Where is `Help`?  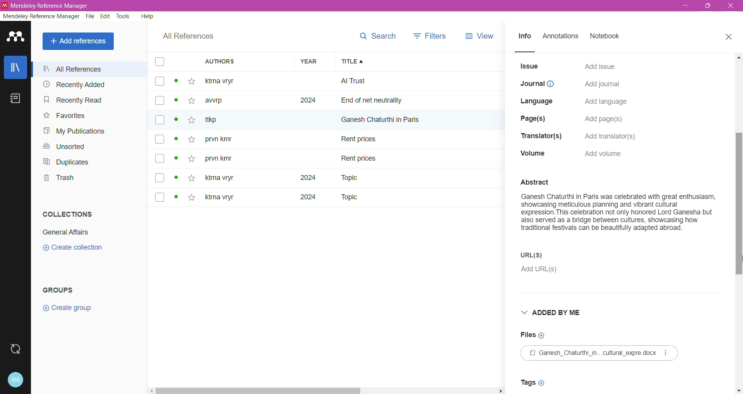
Help is located at coordinates (147, 17).